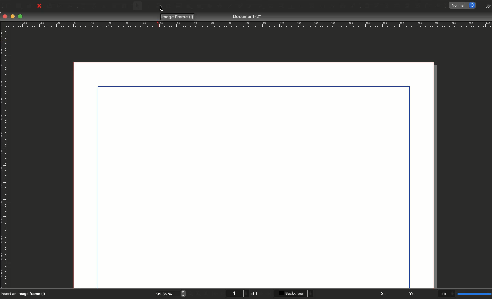 The width and height of the screenshot is (492, 299). I want to click on Bézier curve, so click(239, 6).